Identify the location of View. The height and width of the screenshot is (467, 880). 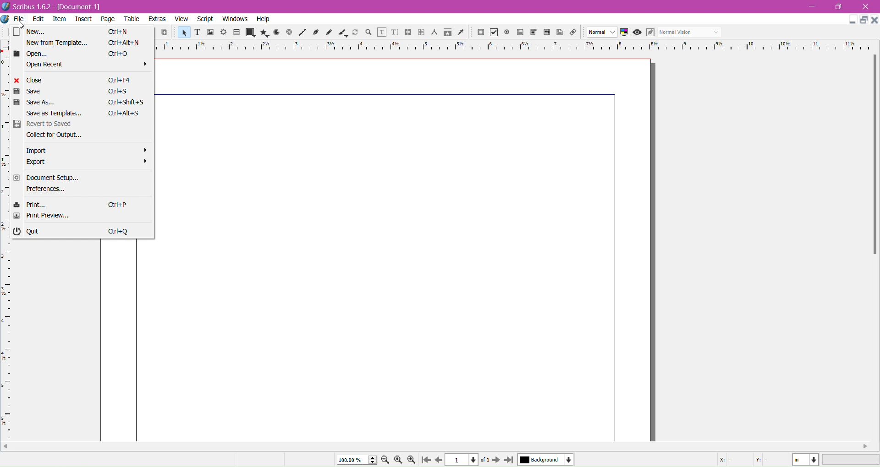
(181, 19).